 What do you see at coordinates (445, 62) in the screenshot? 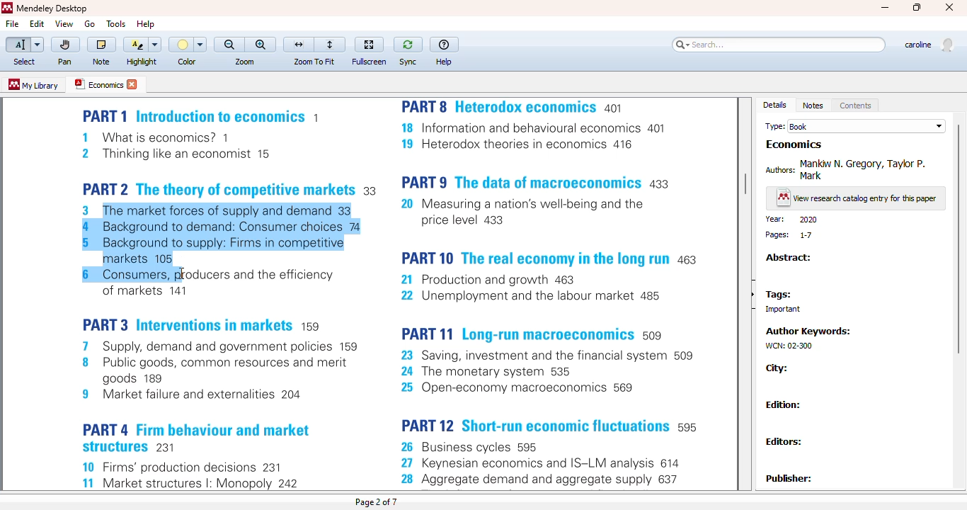
I see `help` at bounding box center [445, 62].